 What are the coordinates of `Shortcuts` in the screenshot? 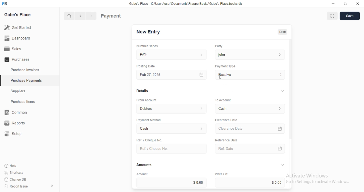 It's located at (13, 173).